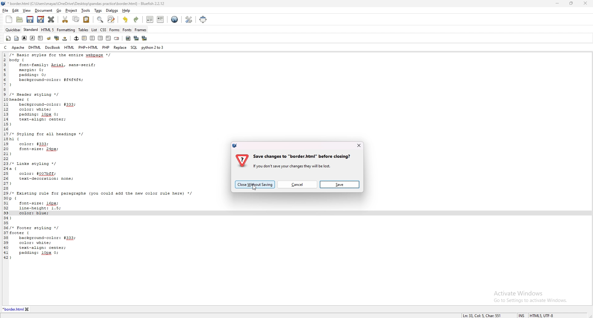 The image size is (593, 318). What do you see at coordinates (242, 161) in the screenshot?
I see `warning logo` at bounding box center [242, 161].